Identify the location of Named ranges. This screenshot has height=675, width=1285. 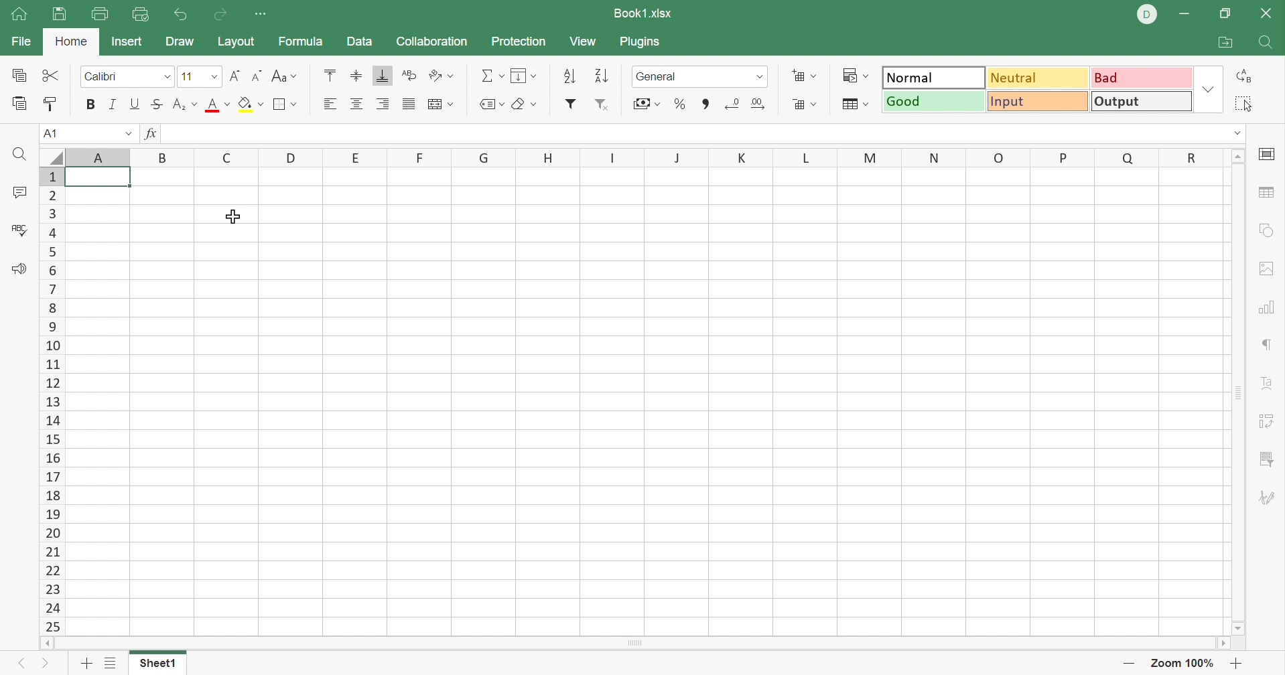
(491, 104).